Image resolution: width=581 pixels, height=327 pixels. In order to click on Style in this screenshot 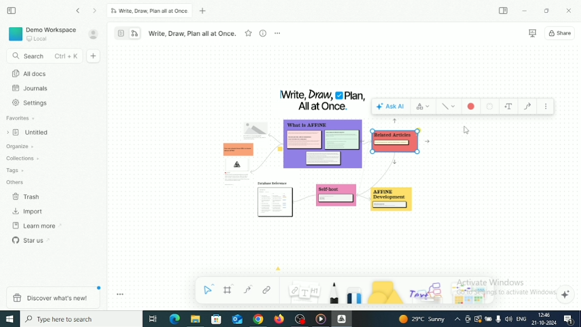, I will do `click(449, 107)`.